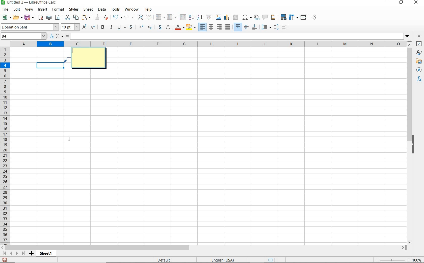  What do you see at coordinates (265, 17) in the screenshot?
I see `insert comment` at bounding box center [265, 17].